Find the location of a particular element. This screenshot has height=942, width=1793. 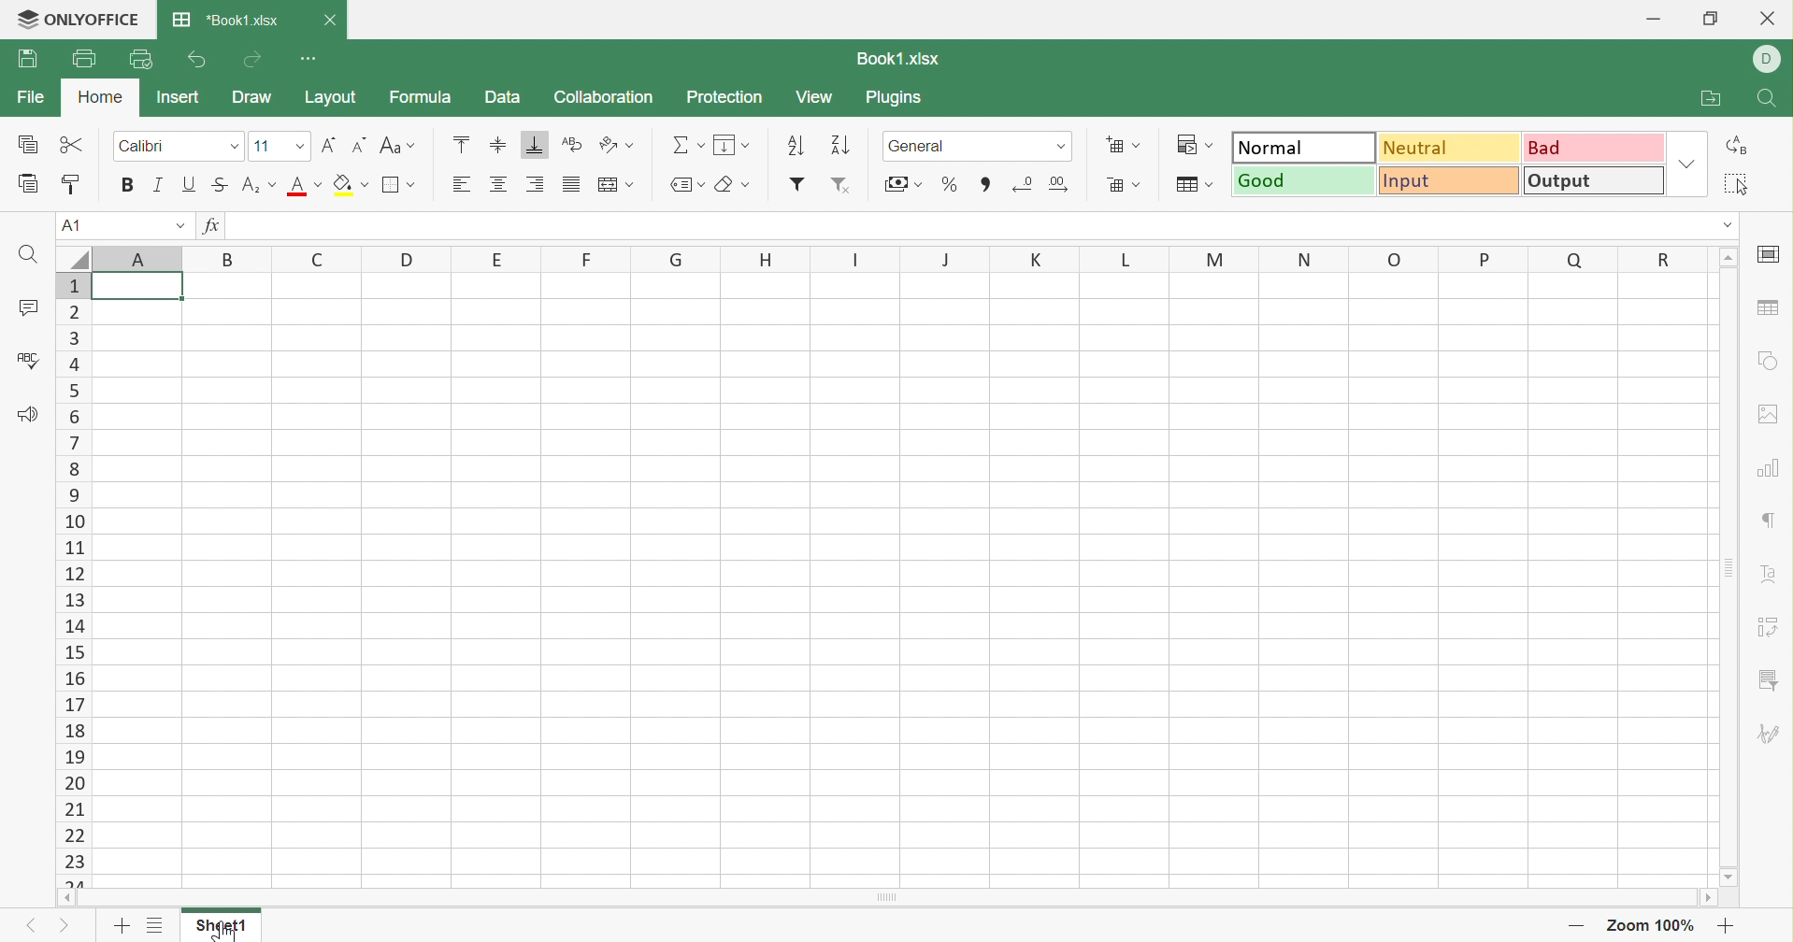

Font color is located at coordinates (304, 184).